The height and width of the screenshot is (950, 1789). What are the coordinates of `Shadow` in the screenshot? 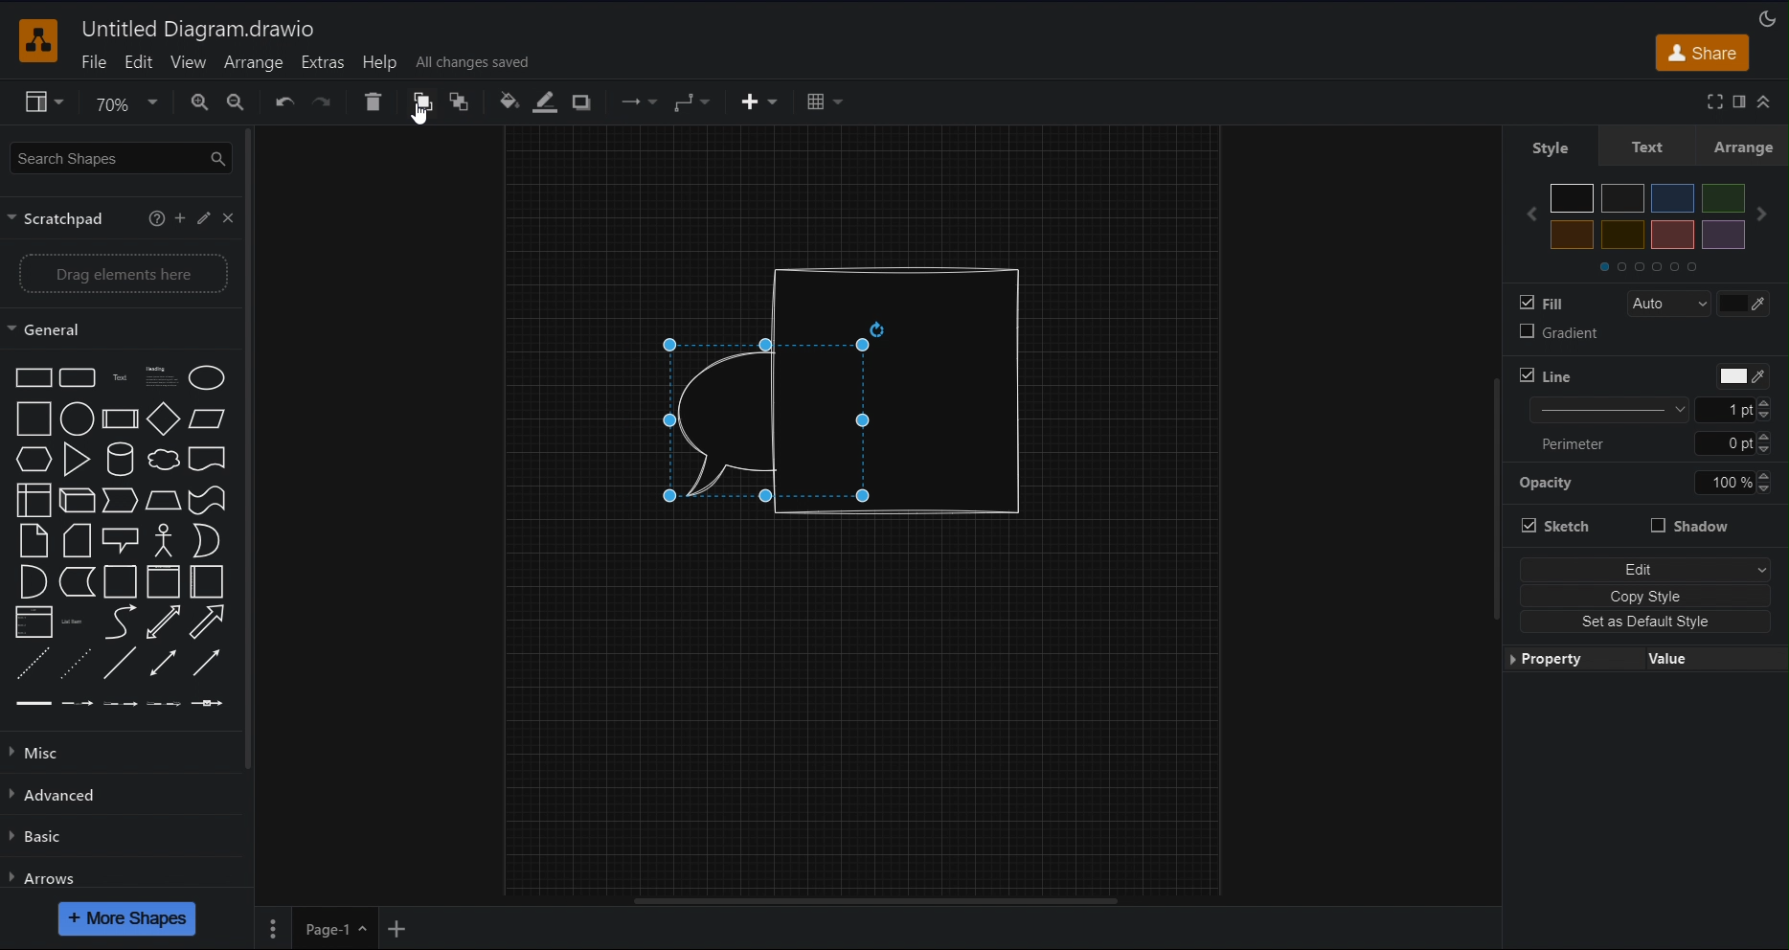 It's located at (1690, 525).